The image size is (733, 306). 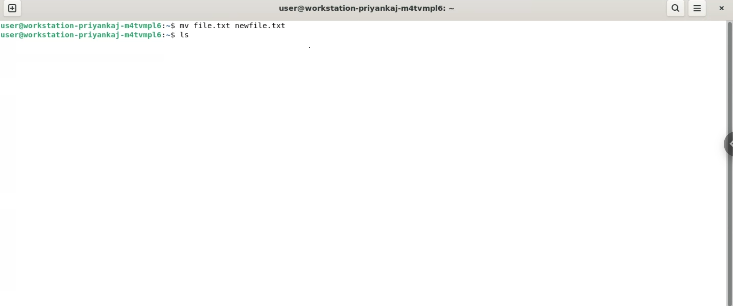 I want to click on close, so click(x=722, y=8).